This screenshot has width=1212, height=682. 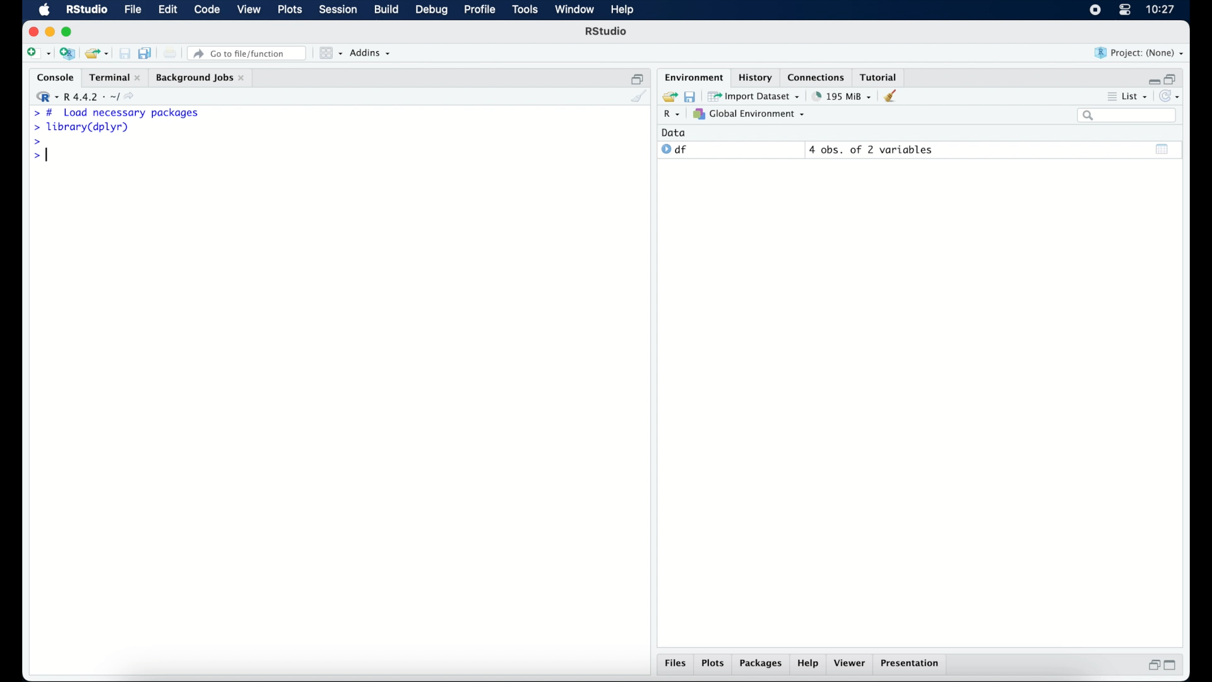 What do you see at coordinates (38, 54) in the screenshot?
I see `create new file` at bounding box center [38, 54].